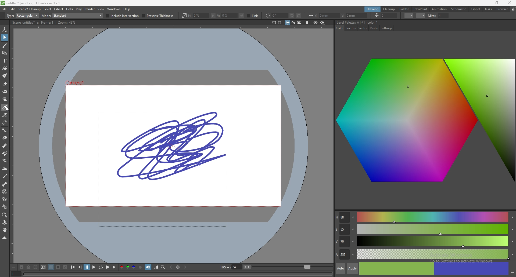  Describe the element at coordinates (35, 267) in the screenshot. I see `compare to snapshot` at that location.